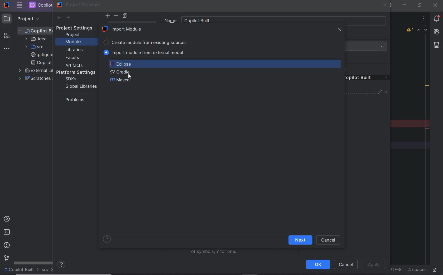 This screenshot has width=443, height=275. Describe the element at coordinates (435, 5) in the screenshot. I see `close` at that location.